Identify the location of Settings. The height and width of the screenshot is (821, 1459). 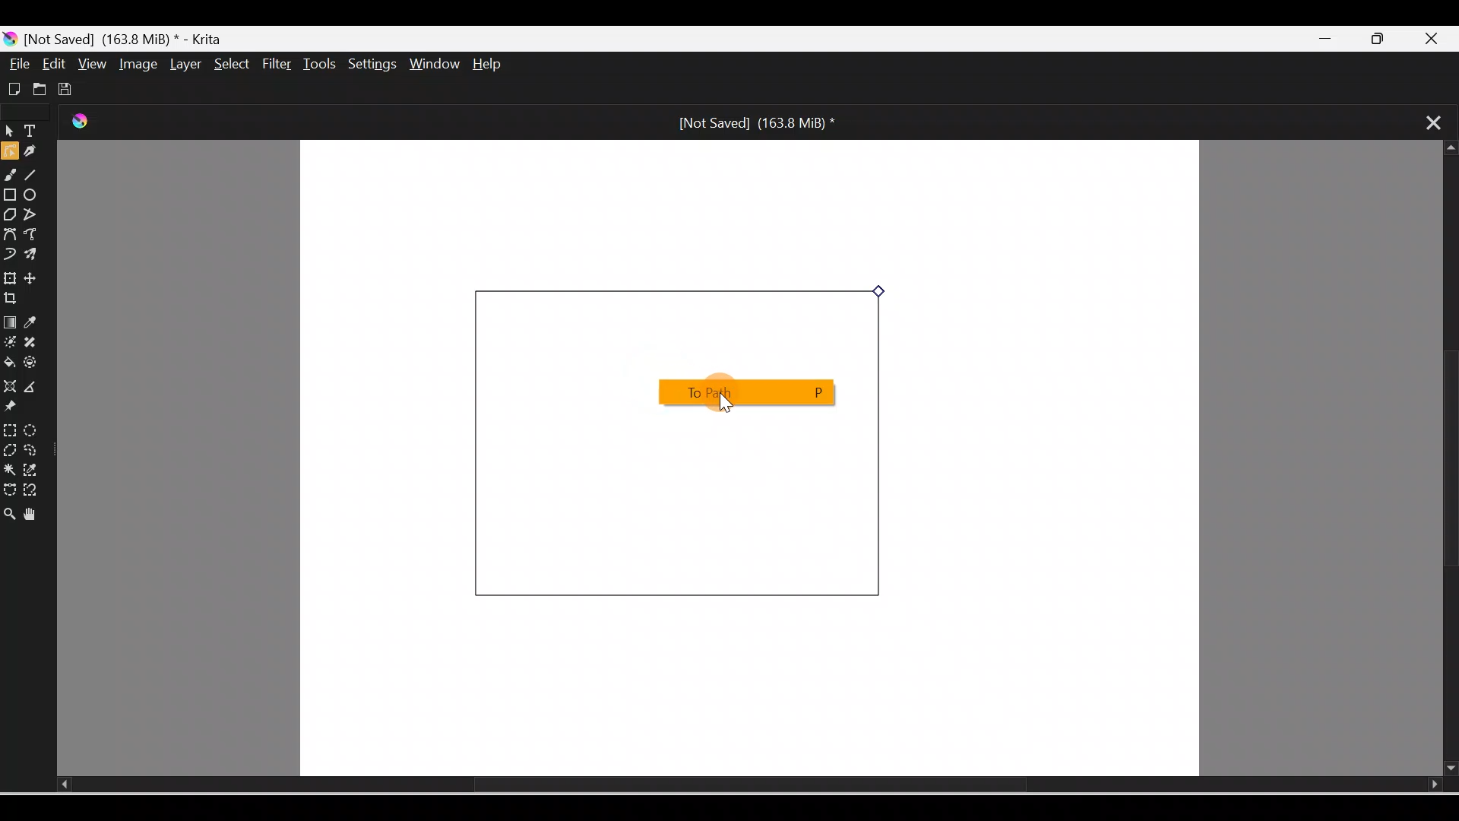
(374, 65).